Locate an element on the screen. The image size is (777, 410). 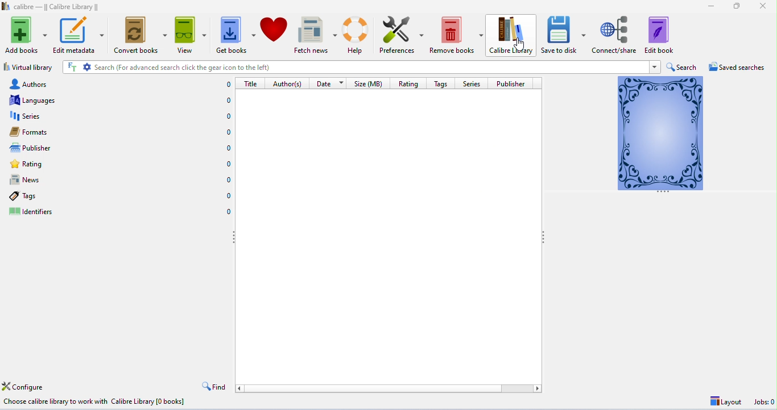
news is located at coordinates (120, 180).